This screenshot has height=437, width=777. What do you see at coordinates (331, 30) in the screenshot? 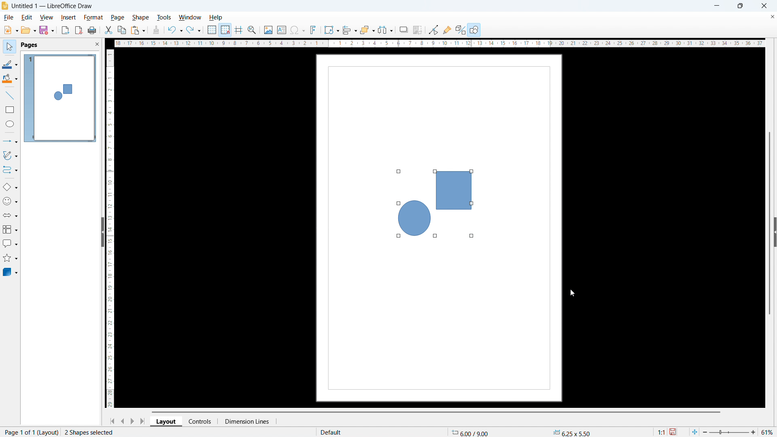
I see `transformation` at bounding box center [331, 30].